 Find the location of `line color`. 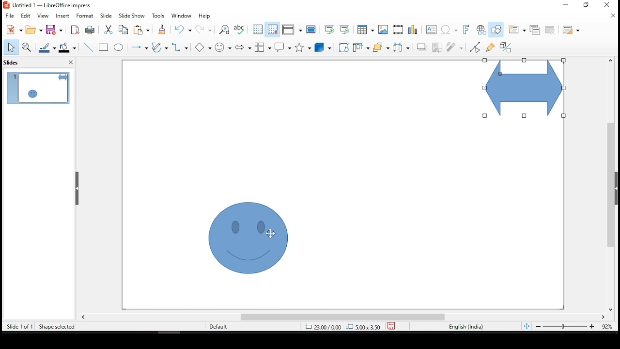

line color is located at coordinates (48, 48).